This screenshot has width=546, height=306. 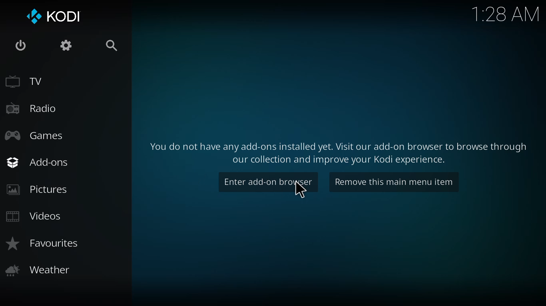 I want to click on pictures, so click(x=38, y=190).